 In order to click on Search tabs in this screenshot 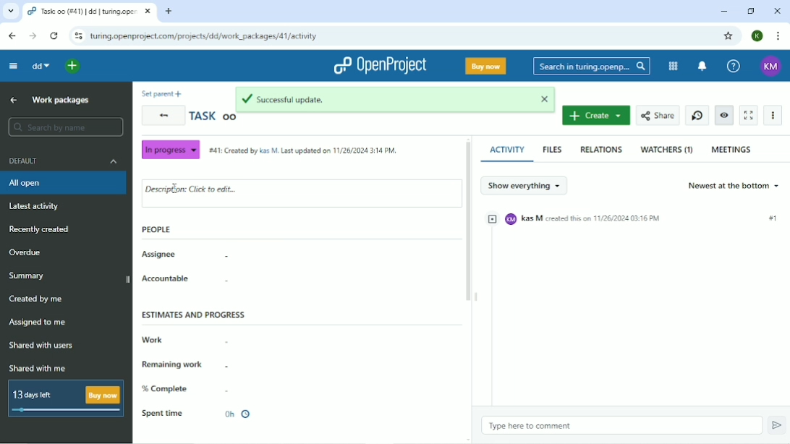, I will do `click(10, 12)`.